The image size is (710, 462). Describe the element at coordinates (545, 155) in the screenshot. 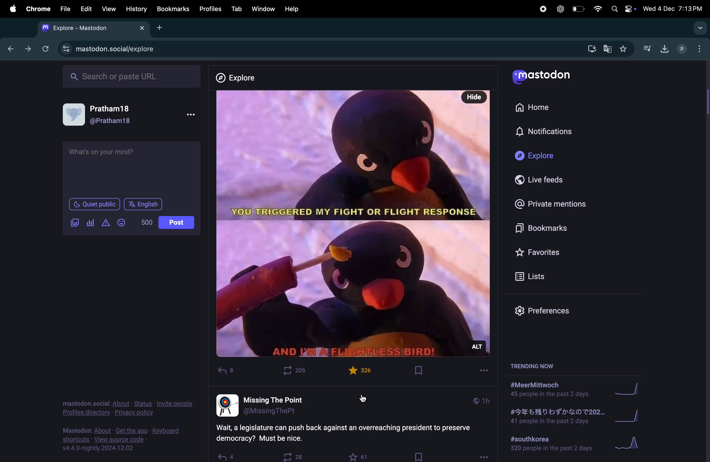

I see `explore` at that location.